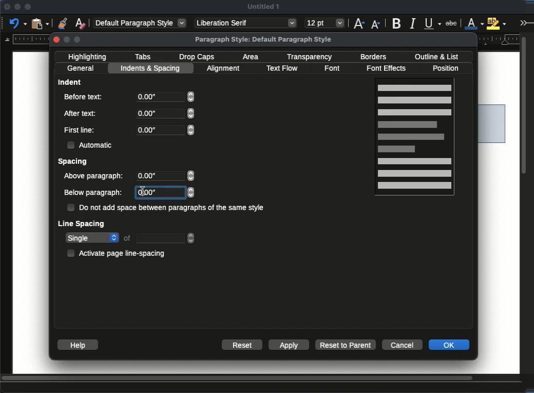 This screenshot has height=393, width=534. I want to click on maximize , so click(28, 7).